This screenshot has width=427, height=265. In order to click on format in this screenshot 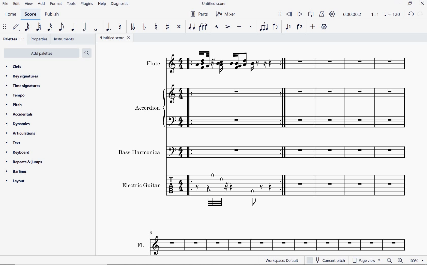, I will do `click(56, 5)`.